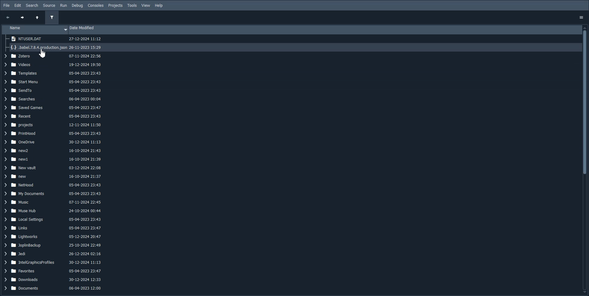 The height and width of the screenshot is (296, 589). Describe the element at coordinates (52, 18) in the screenshot. I see `Filter` at that location.